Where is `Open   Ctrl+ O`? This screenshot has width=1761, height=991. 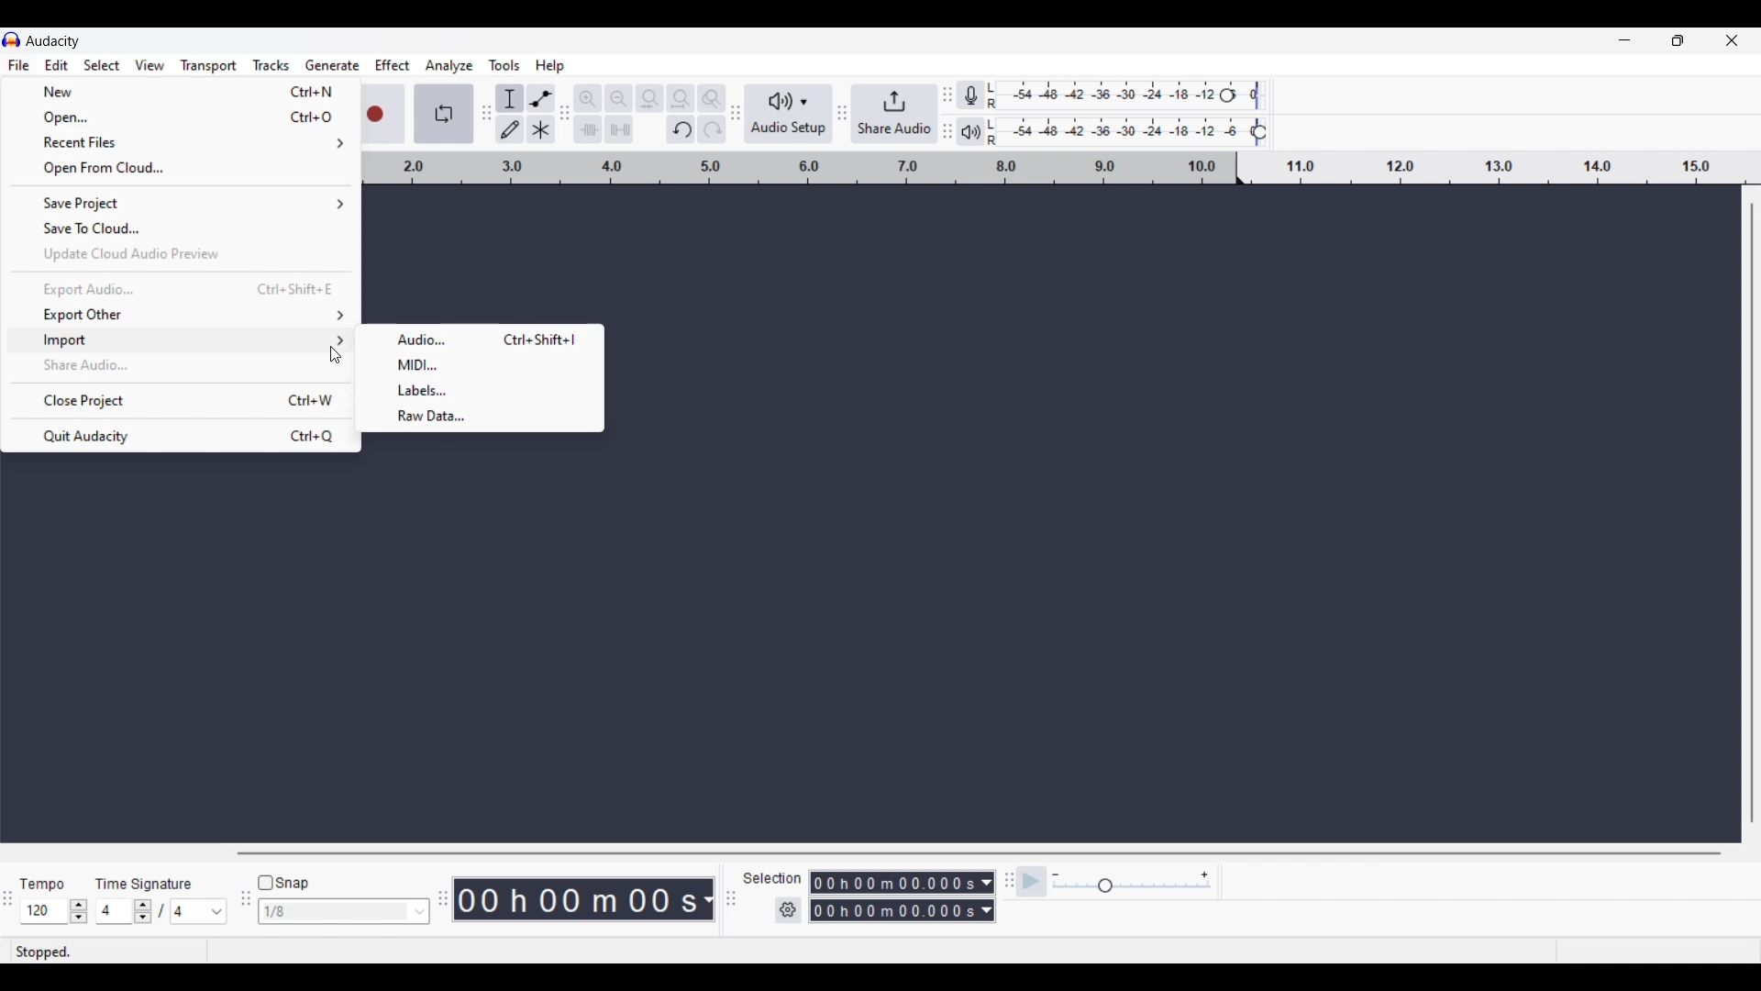 Open   Ctrl+ O is located at coordinates (181, 117).